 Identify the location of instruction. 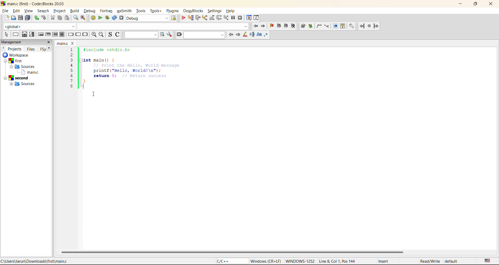
(16, 34).